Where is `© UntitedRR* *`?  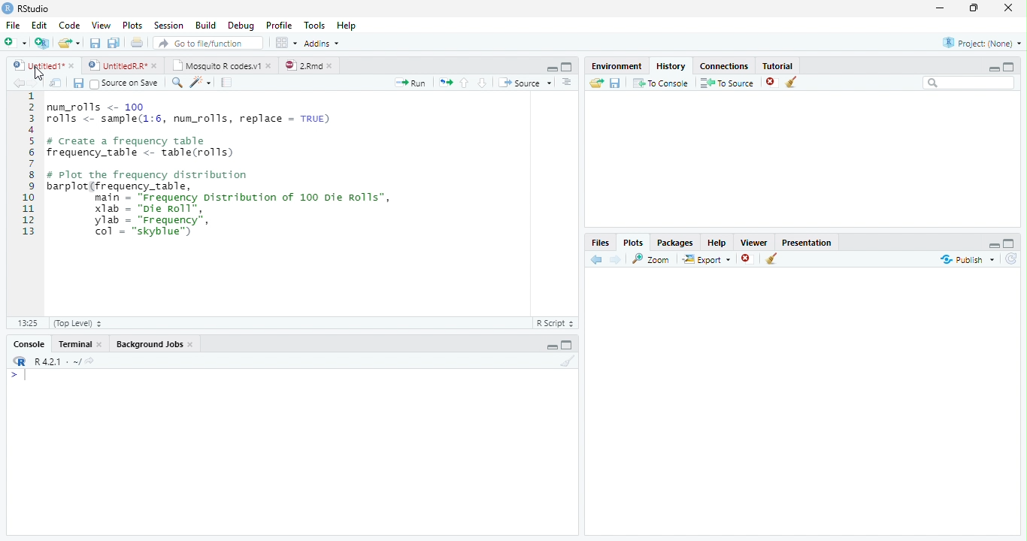
© UntitedRR* * is located at coordinates (124, 65).